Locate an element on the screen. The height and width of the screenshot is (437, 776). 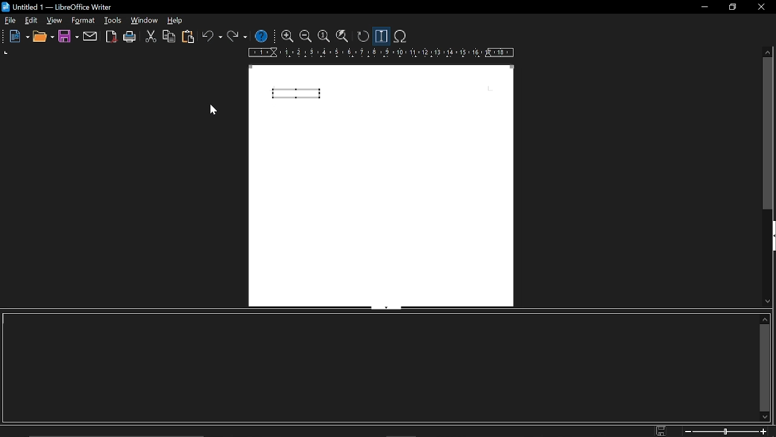
close current tab is located at coordinates (769, 20).